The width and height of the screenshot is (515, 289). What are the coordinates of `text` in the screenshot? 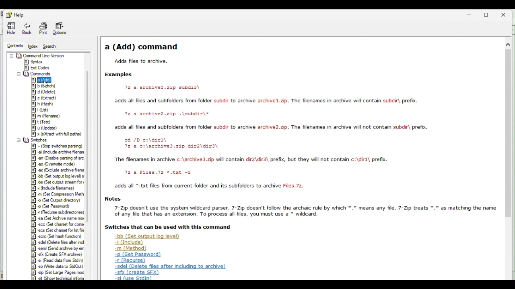 It's located at (249, 160).